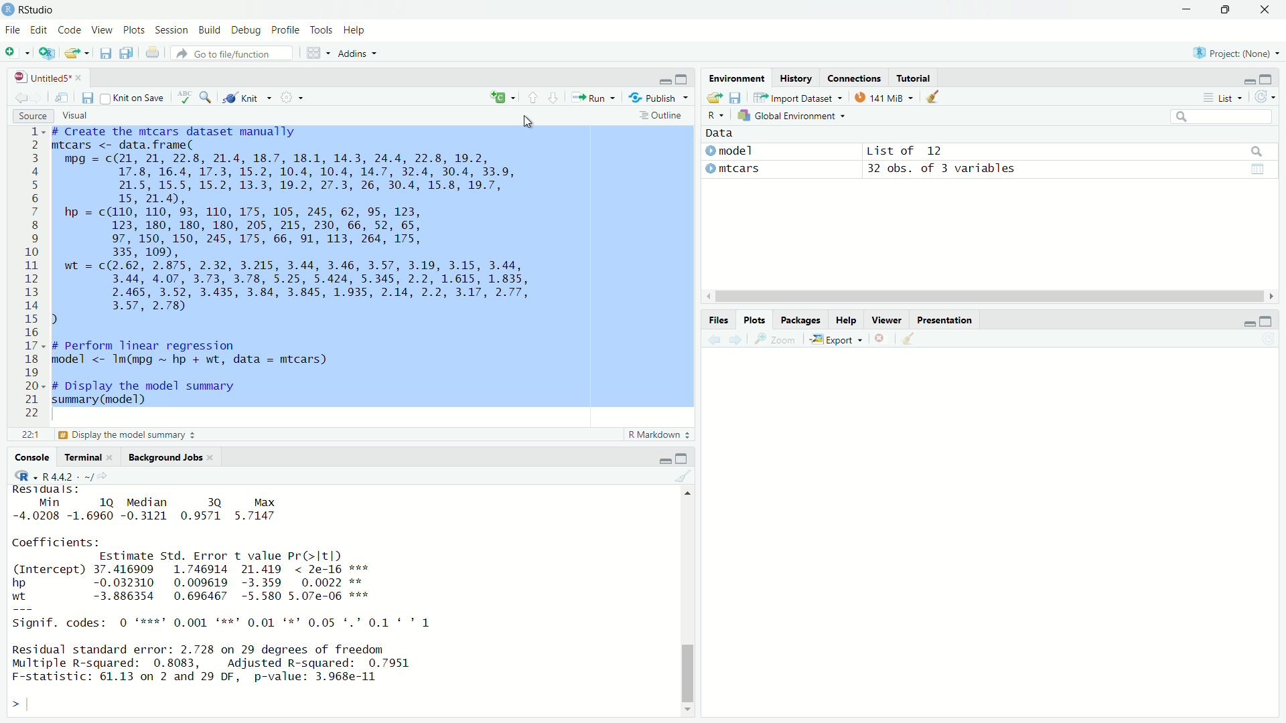 The width and height of the screenshot is (1286, 723). What do you see at coordinates (717, 339) in the screenshot?
I see `back` at bounding box center [717, 339].